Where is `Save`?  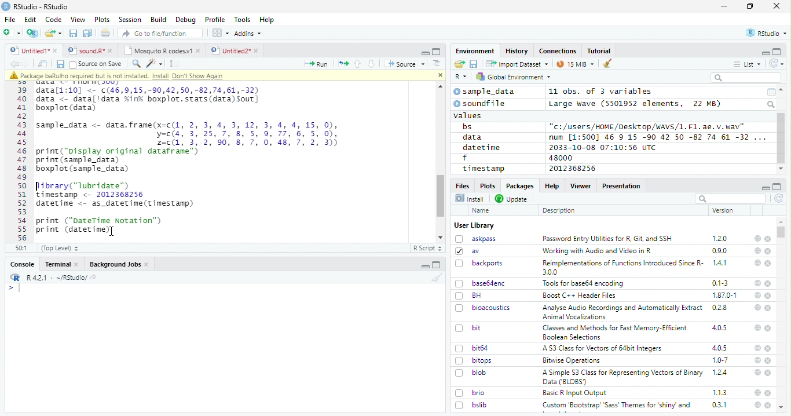
Save is located at coordinates (60, 64).